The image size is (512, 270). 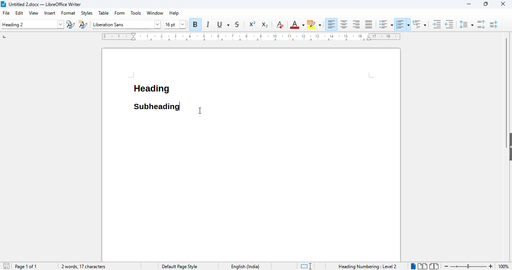 What do you see at coordinates (238, 24) in the screenshot?
I see `strikethrough` at bounding box center [238, 24].